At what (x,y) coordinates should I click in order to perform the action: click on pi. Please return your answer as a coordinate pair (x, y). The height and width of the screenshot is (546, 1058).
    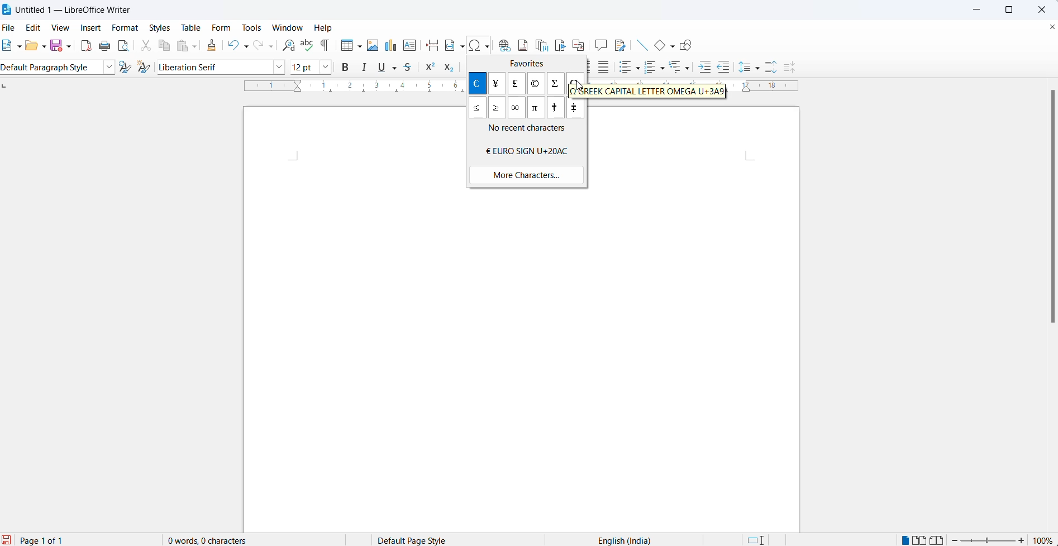
    Looking at the image, I should click on (537, 109).